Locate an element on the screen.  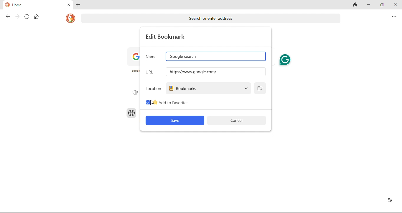
add to favorites is located at coordinates (184, 103).